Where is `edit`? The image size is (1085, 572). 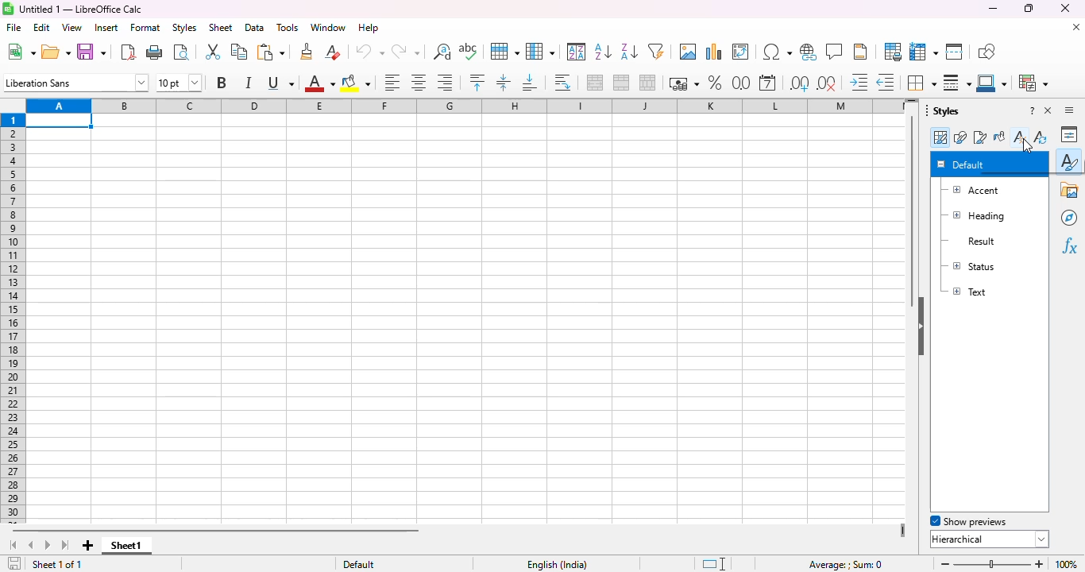 edit is located at coordinates (41, 28).